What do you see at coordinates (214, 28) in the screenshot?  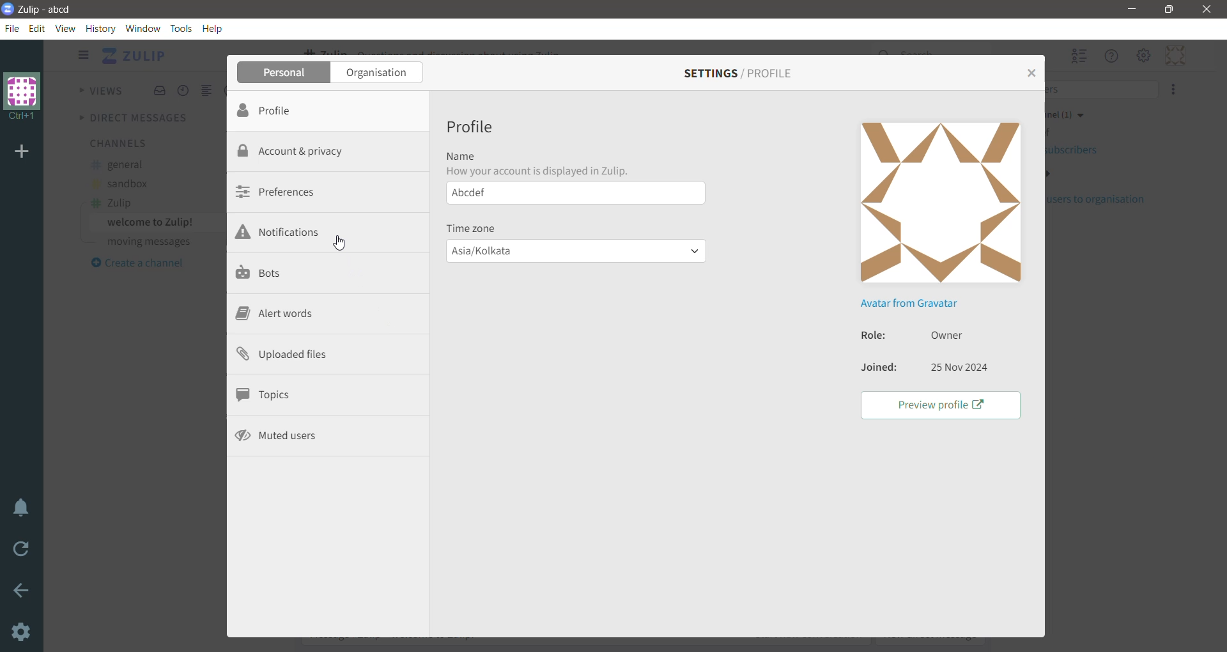 I see `Help` at bounding box center [214, 28].